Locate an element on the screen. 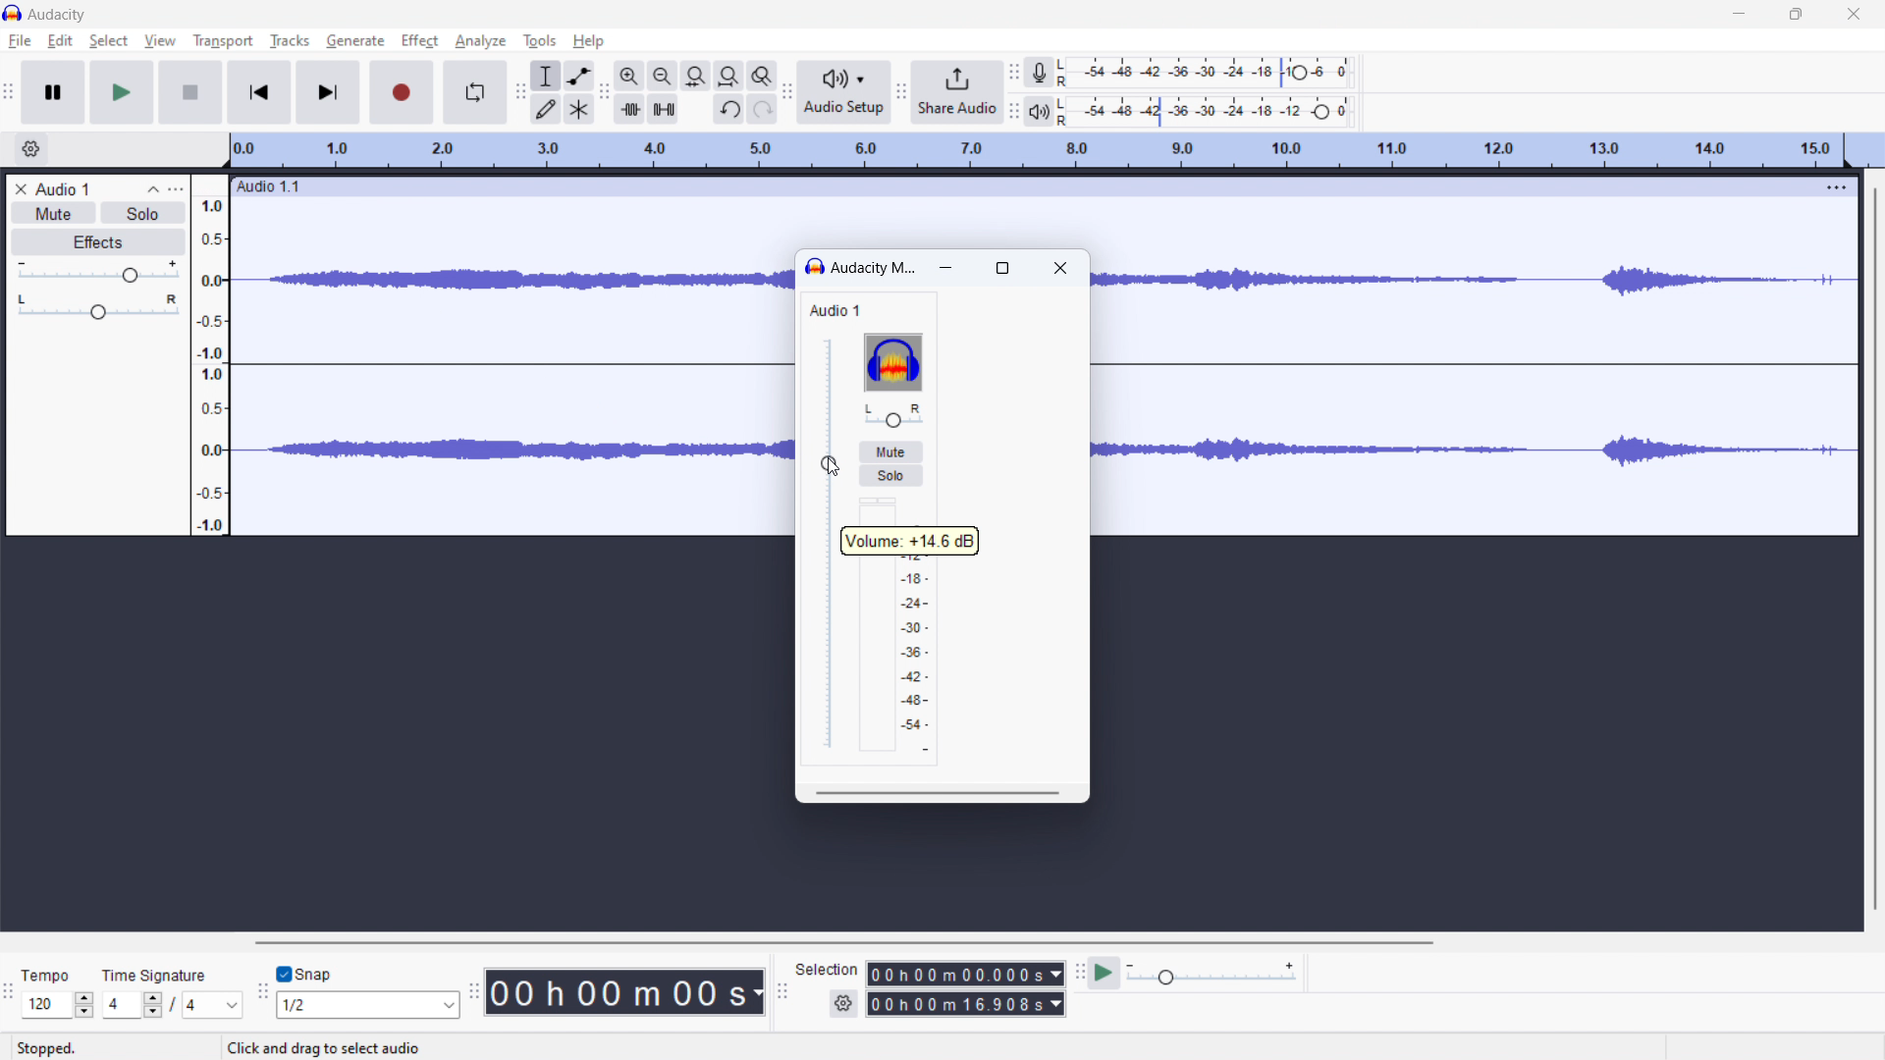 Image resolution: width=1885 pixels, height=1060 pixels. playback meter toolbar is located at coordinates (1013, 112).